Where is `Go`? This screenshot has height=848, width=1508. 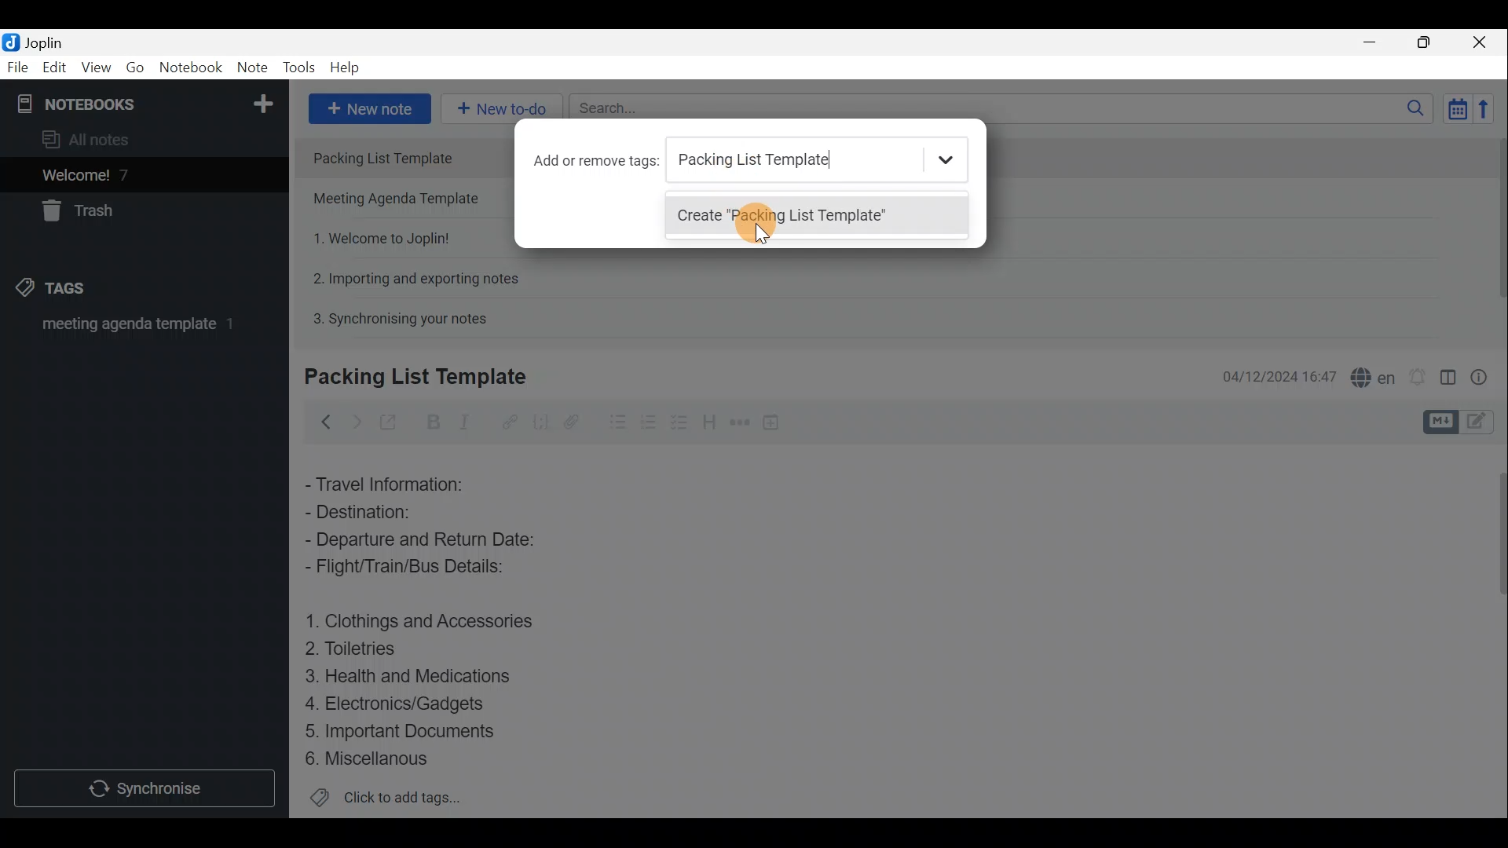 Go is located at coordinates (136, 68).